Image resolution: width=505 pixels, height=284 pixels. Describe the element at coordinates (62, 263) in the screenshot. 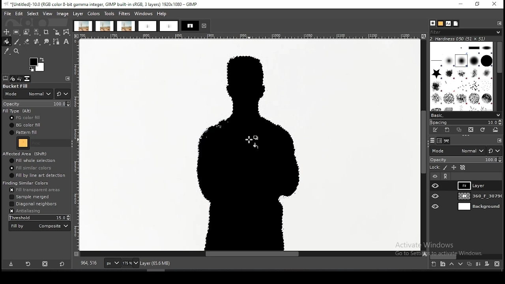

I see `reset` at that location.